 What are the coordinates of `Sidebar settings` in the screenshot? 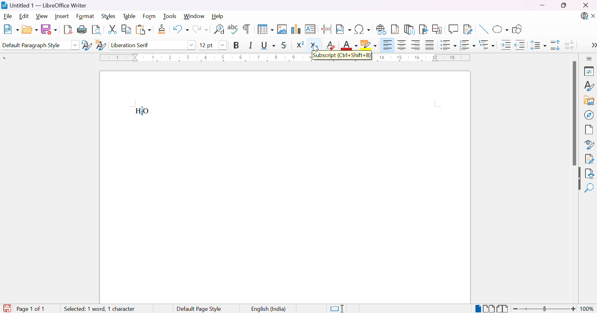 It's located at (590, 58).